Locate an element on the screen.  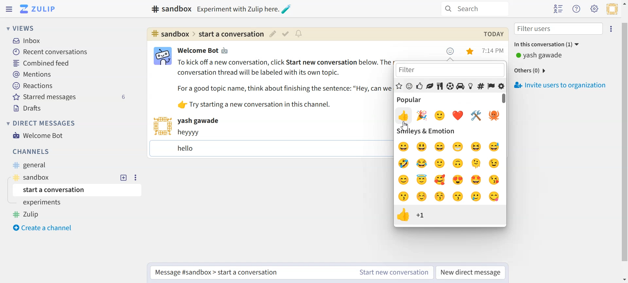
Configure topic notification is located at coordinates (300, 34).